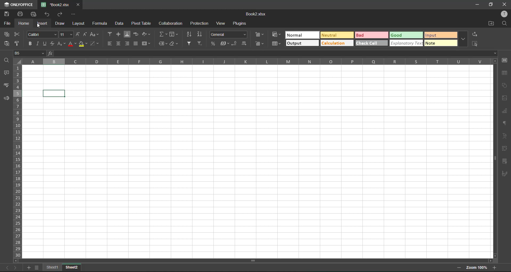 The width and height of the screenshot is (511, 272). What do you see at coordinates (127, 43) in the screenshot?
I see `align right` at bounding box center [127, 43].